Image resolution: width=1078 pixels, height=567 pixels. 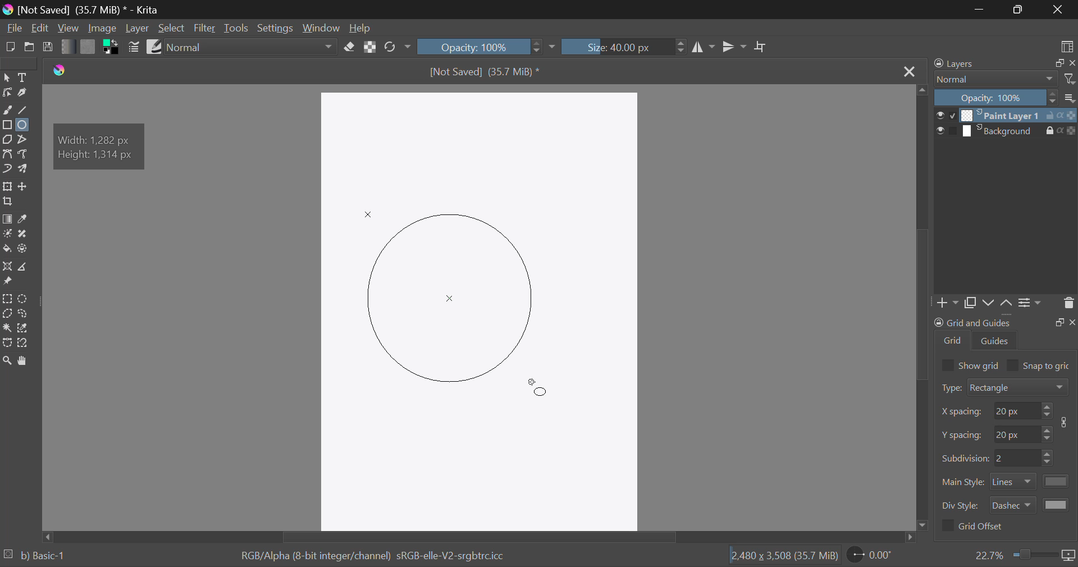 I want to click on Brush Presets, so click(x=155, y=46).